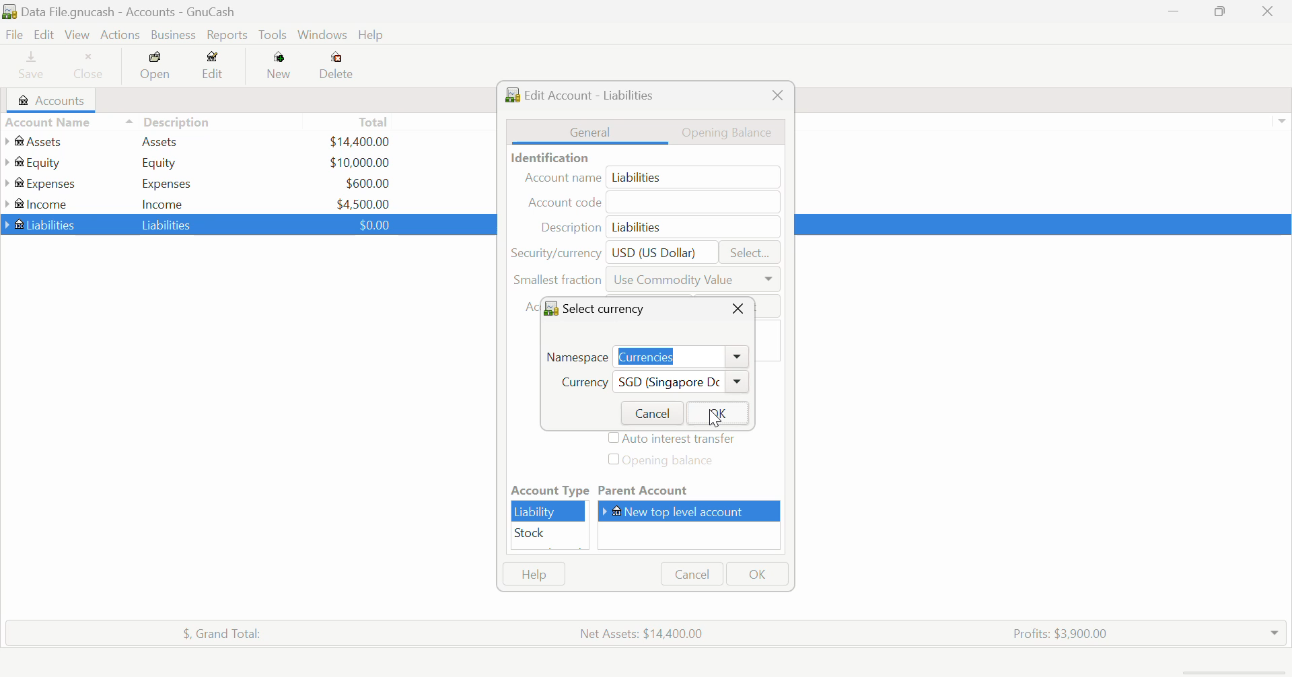 The height and width of the screenshot is (677, 1292). Describe the element at coordinates (161, 162) in the screenshot. I see `Equity` at that location.